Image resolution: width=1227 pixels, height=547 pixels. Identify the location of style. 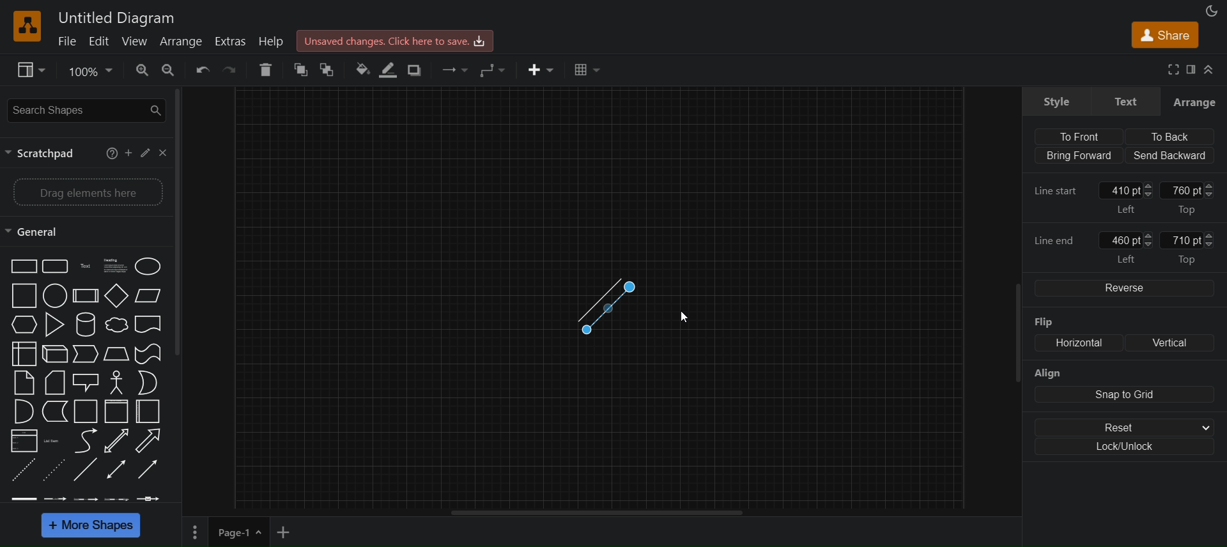
(1056, 100).